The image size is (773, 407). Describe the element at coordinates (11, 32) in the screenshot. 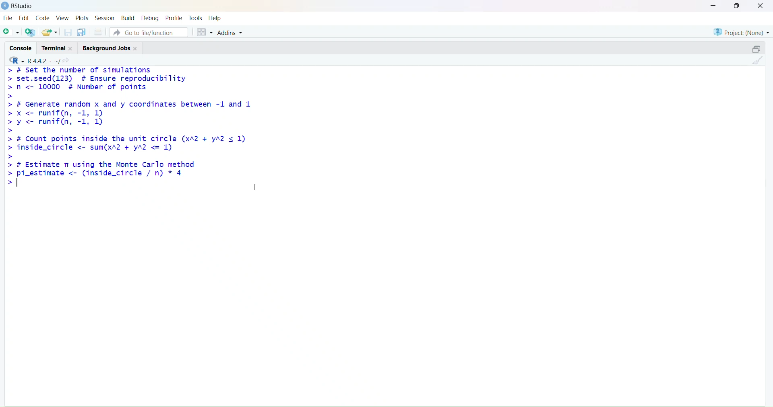

I see `New File` at that location.